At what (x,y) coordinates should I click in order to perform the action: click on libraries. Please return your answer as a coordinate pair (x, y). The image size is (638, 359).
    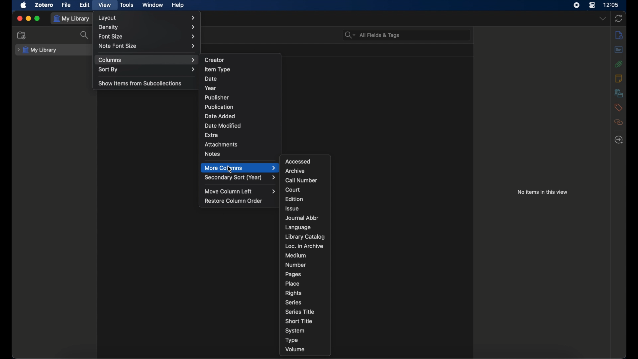
    Looking at the image, I should click on (619, 93).